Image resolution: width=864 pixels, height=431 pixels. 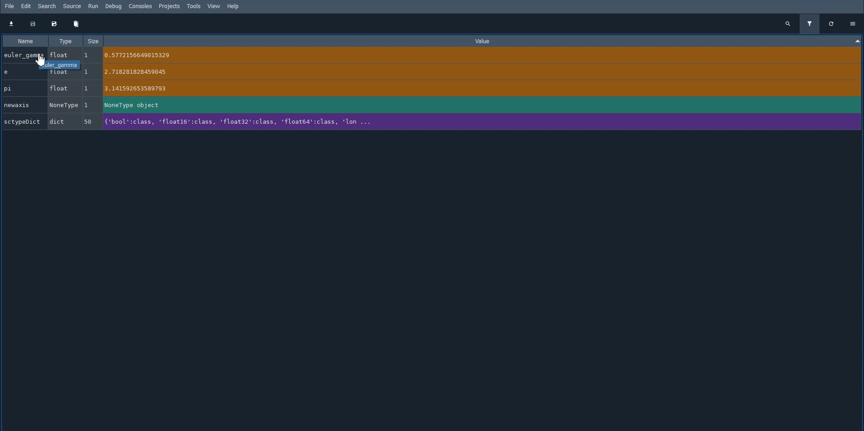 What do you see at coordinates (76, 24) in the screenshot?
I see `Remove all variables` at bounding box center [76, 24].